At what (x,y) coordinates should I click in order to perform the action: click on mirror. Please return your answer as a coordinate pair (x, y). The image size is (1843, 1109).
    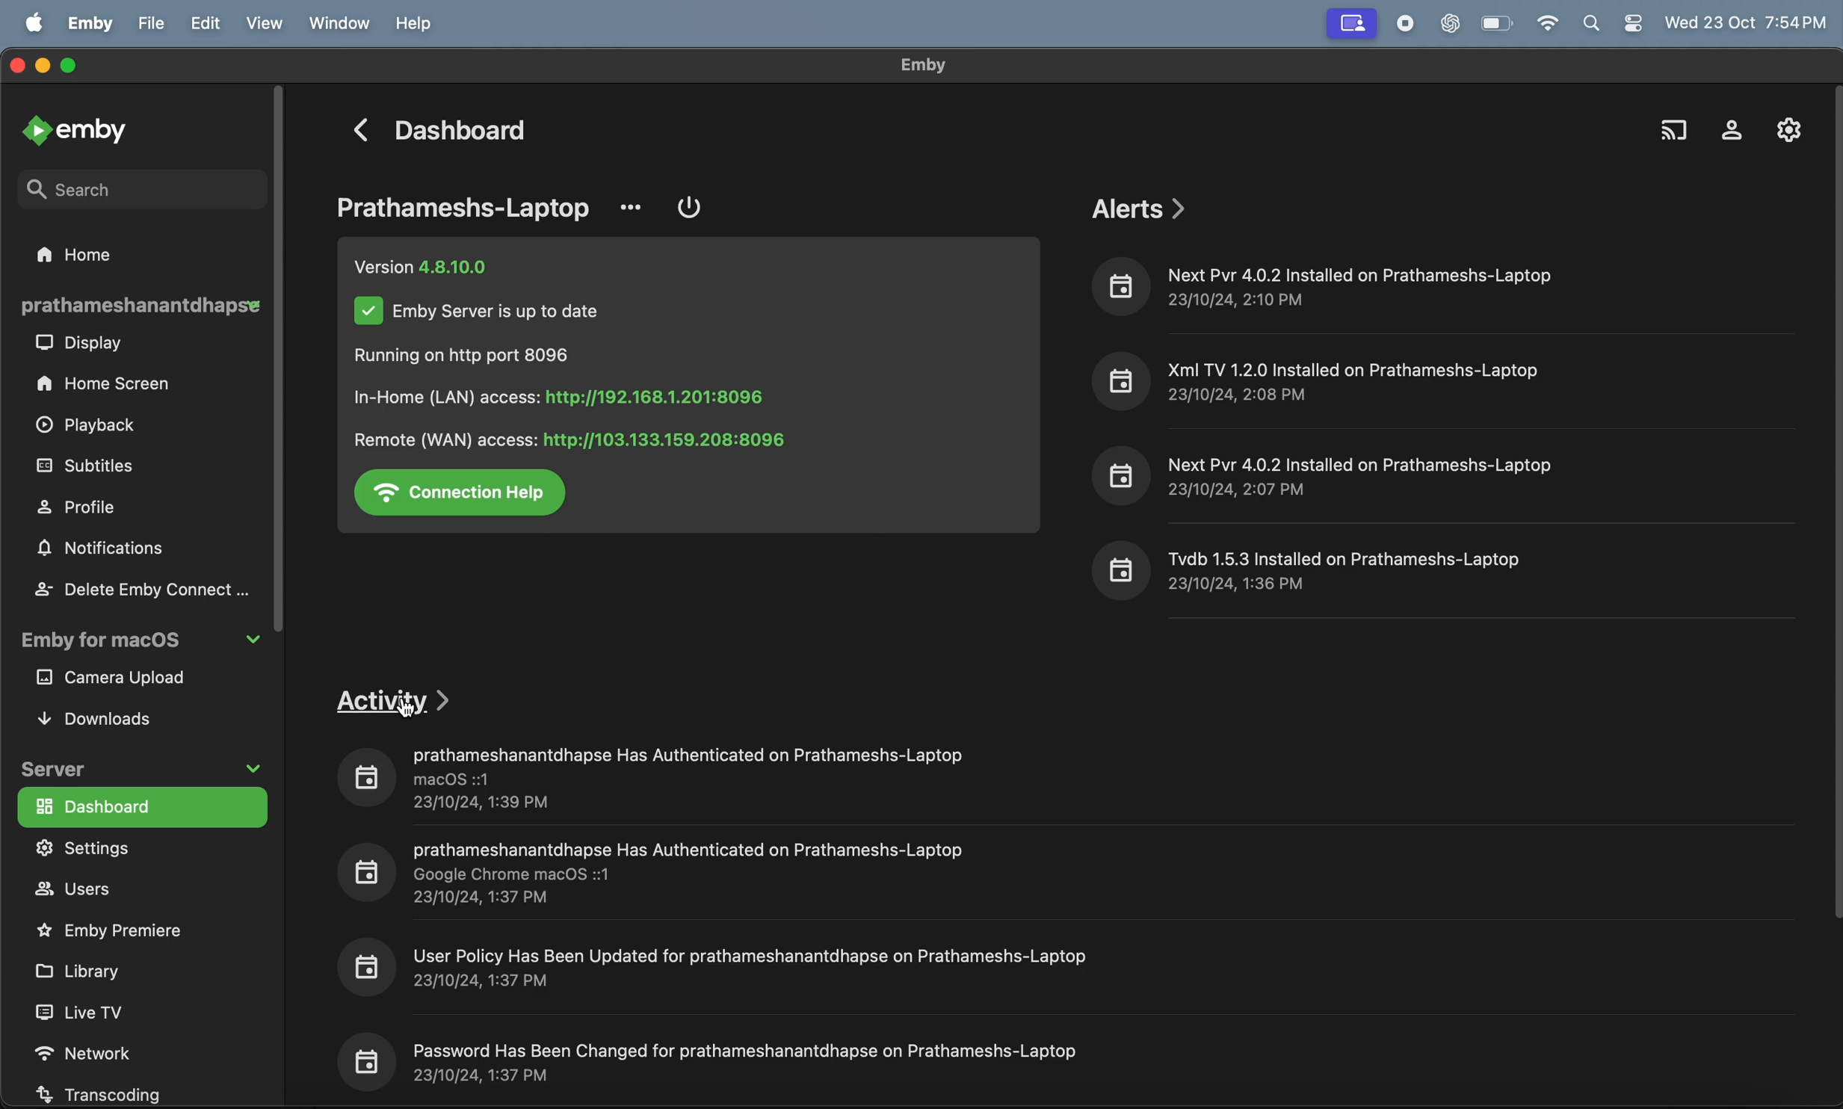
    Looking at the image, I should click on (1353, 26).